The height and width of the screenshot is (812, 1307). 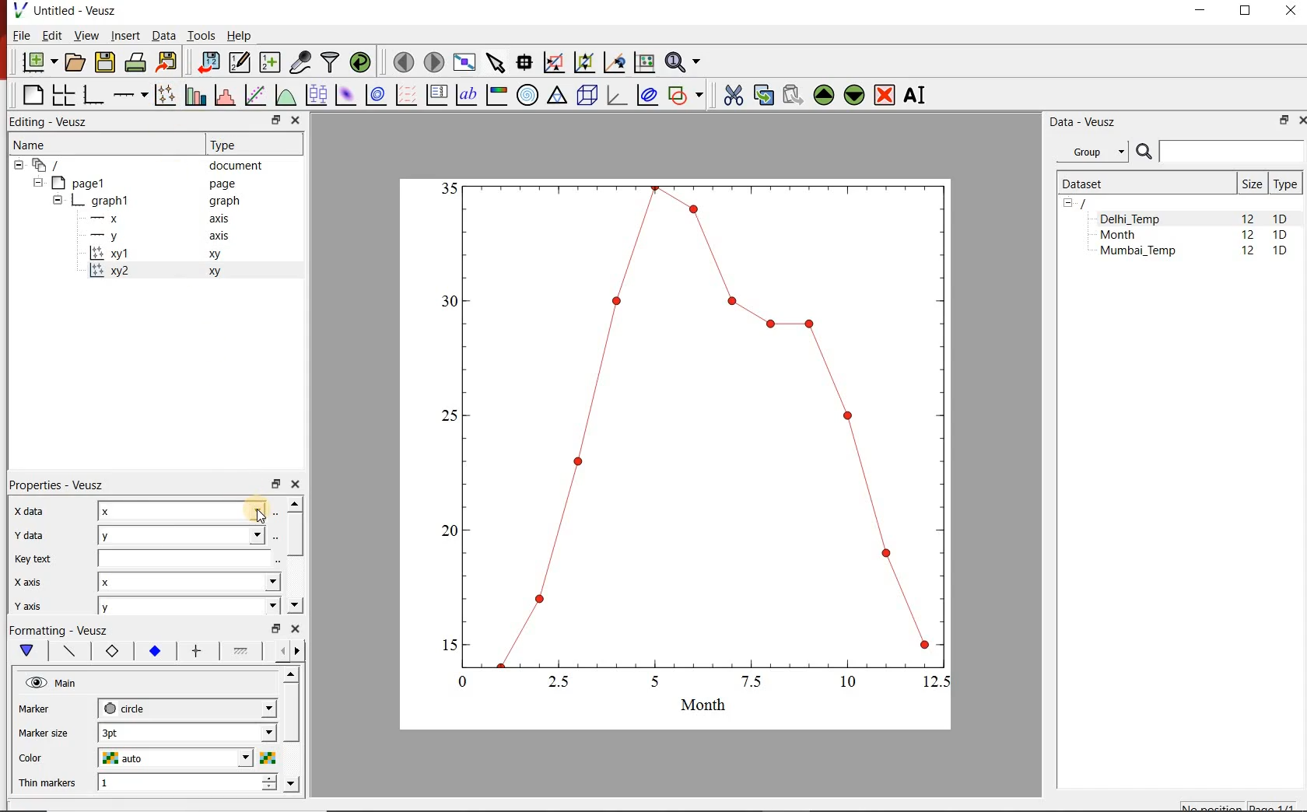 I want to click on create new datasets using available options, so click(x=270, y=63).